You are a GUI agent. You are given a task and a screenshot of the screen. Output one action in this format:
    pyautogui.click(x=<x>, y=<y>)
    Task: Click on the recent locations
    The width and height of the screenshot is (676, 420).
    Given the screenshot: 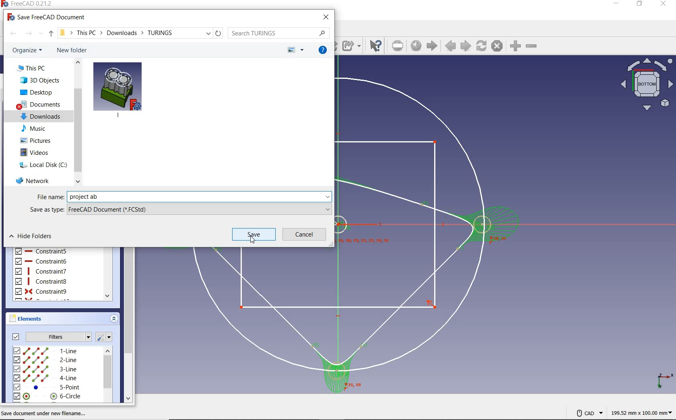 What is the action you would take?
    pyautogui.click(x=41, y=33)
    